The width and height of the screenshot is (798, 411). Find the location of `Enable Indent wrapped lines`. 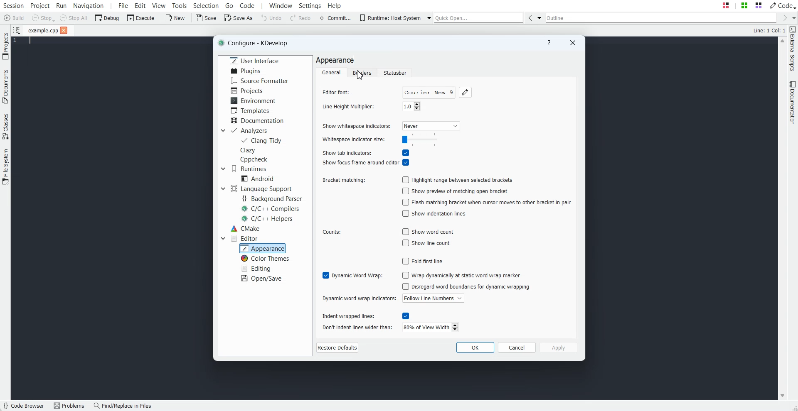

Enable Indent wrapped lines is located at coordinates (365, 315).